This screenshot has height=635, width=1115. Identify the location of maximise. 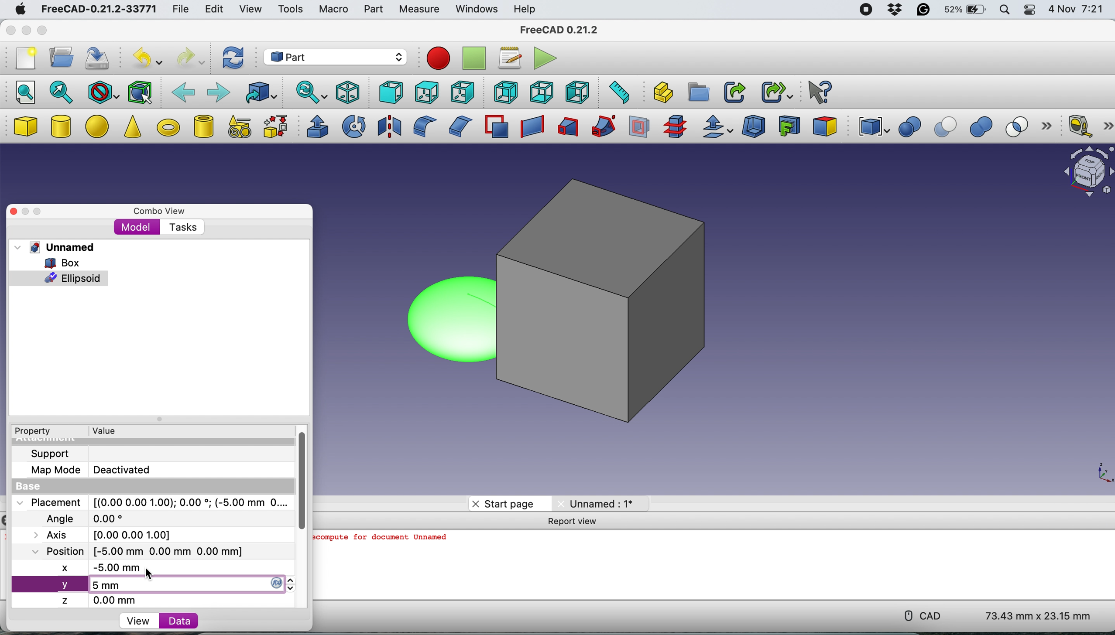
(46, 209).